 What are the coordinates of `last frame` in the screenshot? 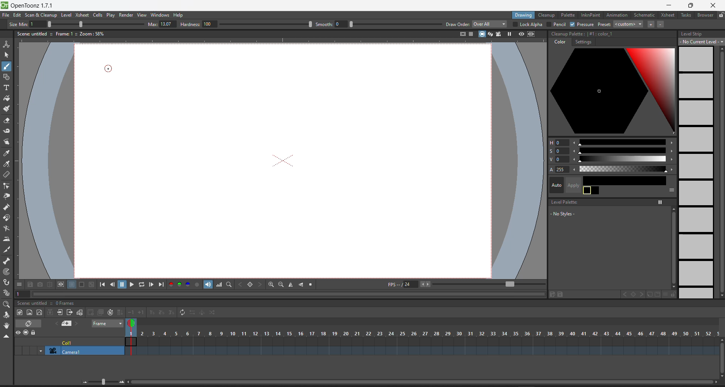 It's located at (162, 285).